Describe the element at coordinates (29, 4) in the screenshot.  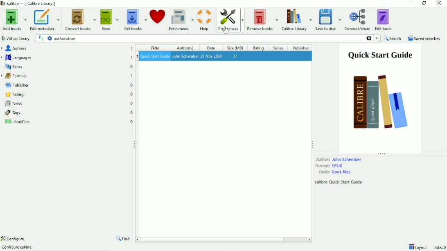
I see `Calibre Library` at that location.